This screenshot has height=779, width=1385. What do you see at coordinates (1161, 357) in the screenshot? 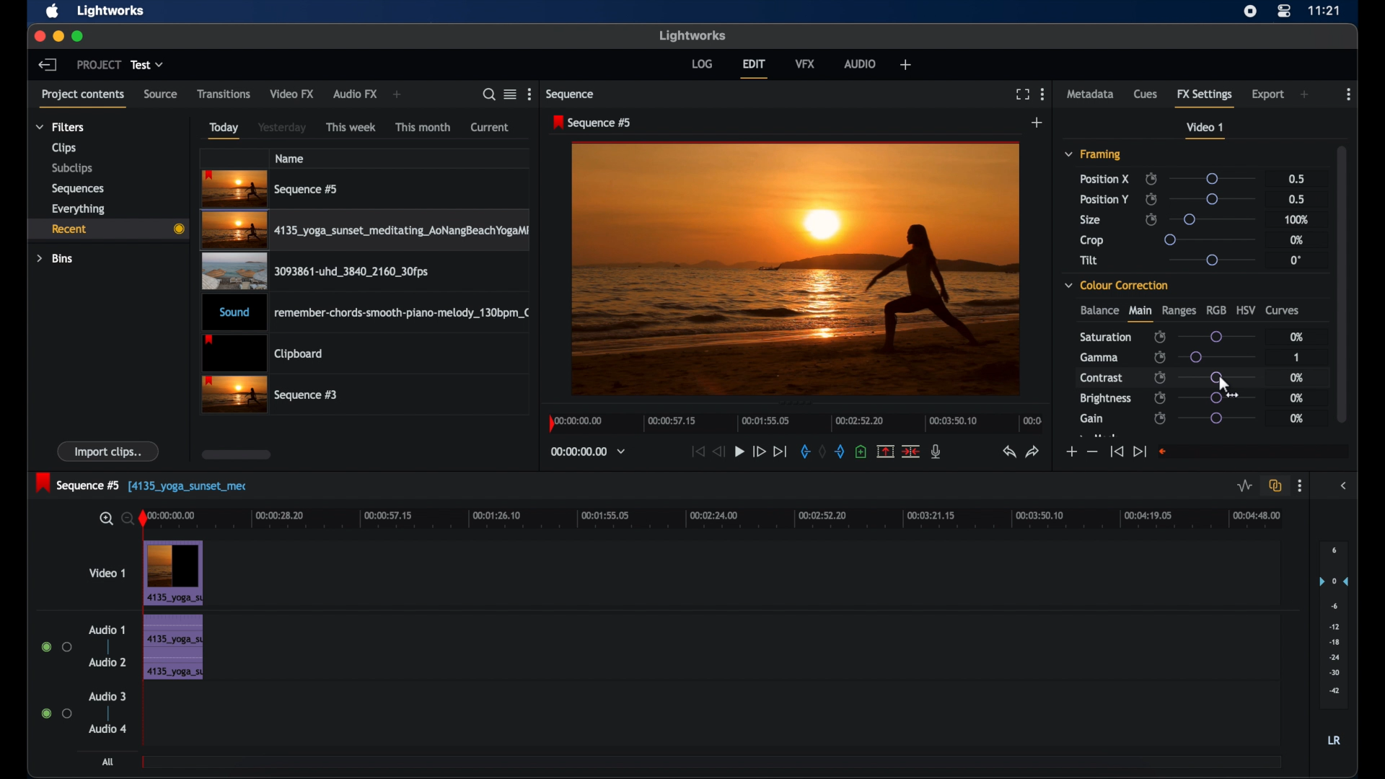
I see `enable/disable keyframes` at bounding box center [1161, 357].